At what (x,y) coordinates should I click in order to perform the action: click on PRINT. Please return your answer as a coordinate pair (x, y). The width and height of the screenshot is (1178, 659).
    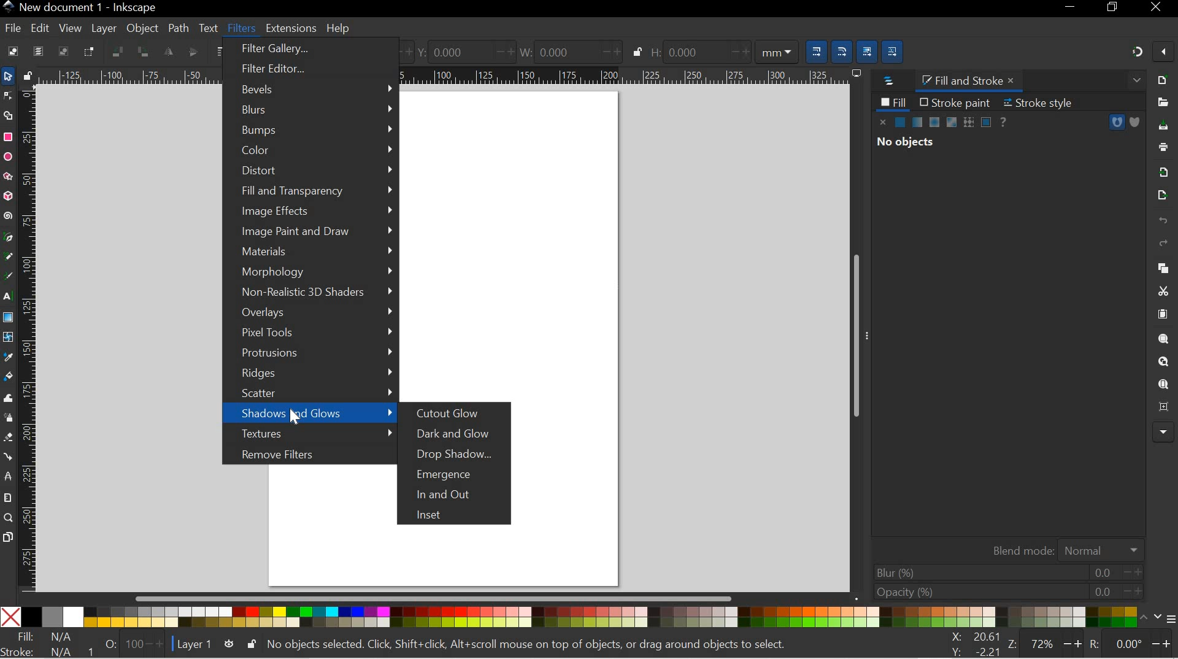
    Looking at the image, I should click on (1166, 145).